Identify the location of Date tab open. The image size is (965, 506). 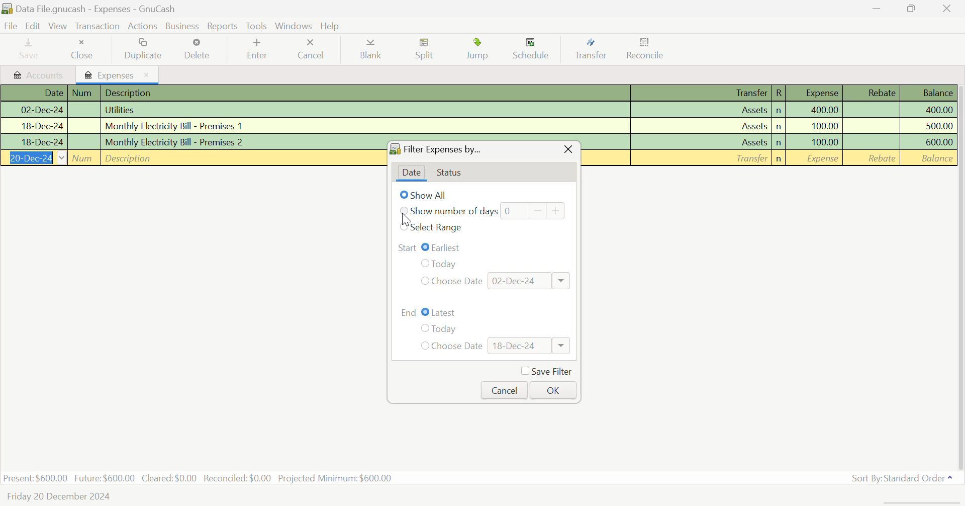
(411, 174).